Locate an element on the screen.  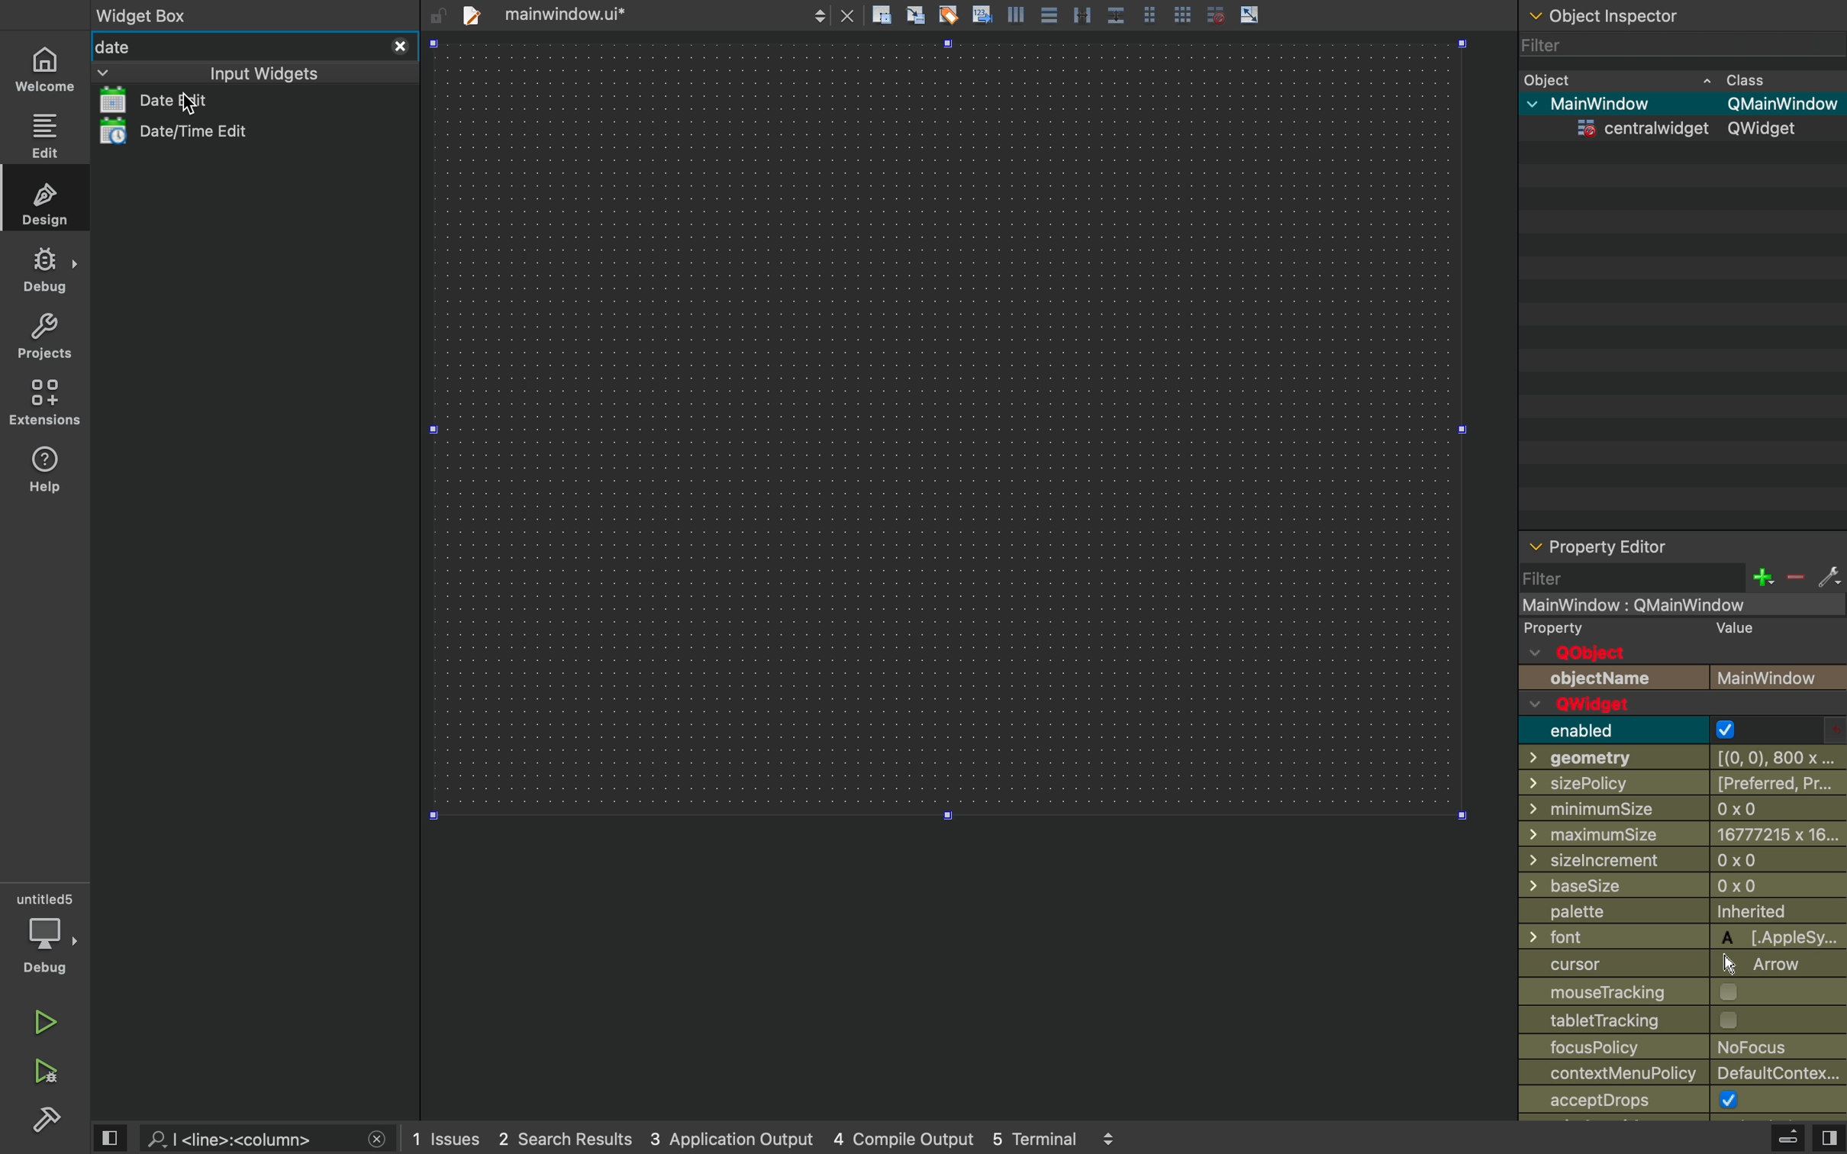
policy is located at coordinates (1684, 1046).